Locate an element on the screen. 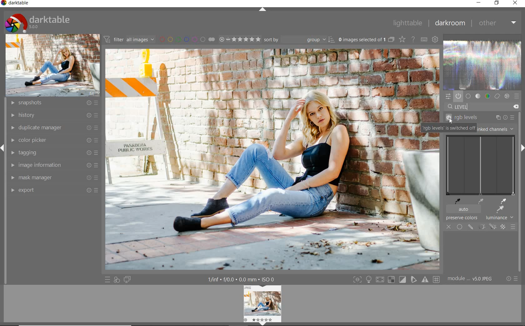 The width and height of the screenshot is (525, 326). show only active modules is located at coordinates (458, 96).